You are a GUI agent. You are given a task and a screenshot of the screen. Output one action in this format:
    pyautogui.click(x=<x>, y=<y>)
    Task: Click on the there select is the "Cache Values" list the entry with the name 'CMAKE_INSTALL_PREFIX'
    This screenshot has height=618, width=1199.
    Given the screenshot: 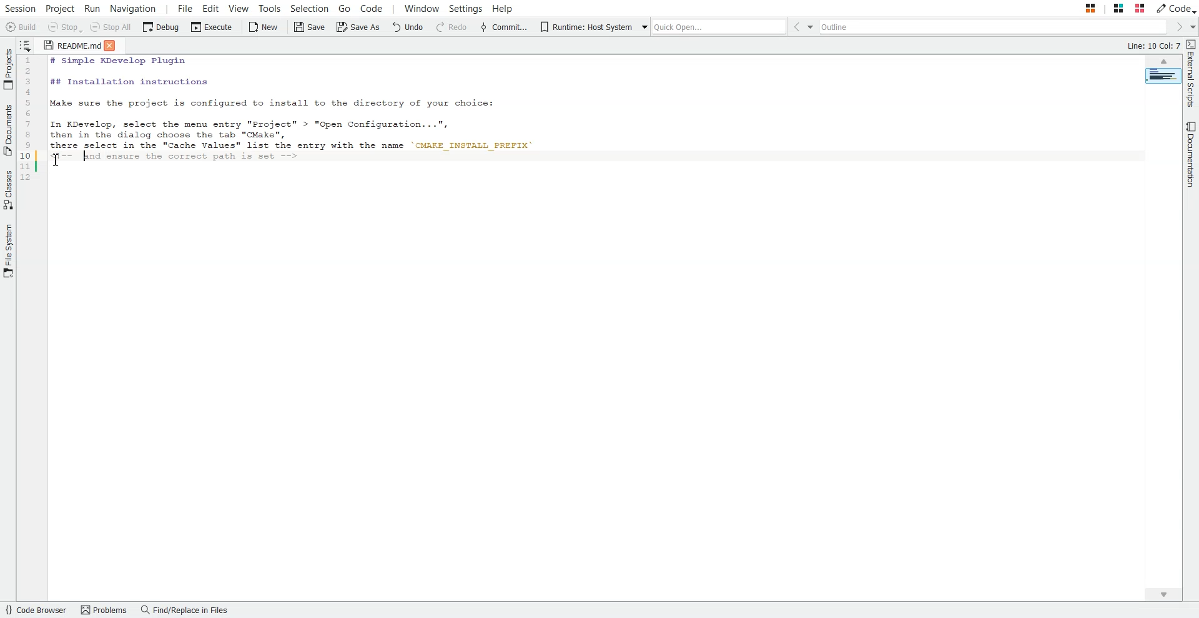 What is the action you would take?
    pyautogui.click(x=302, y=147)
    